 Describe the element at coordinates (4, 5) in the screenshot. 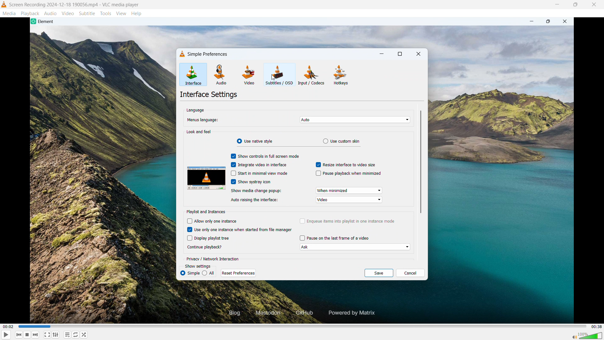

I see `Logo ` at that location.